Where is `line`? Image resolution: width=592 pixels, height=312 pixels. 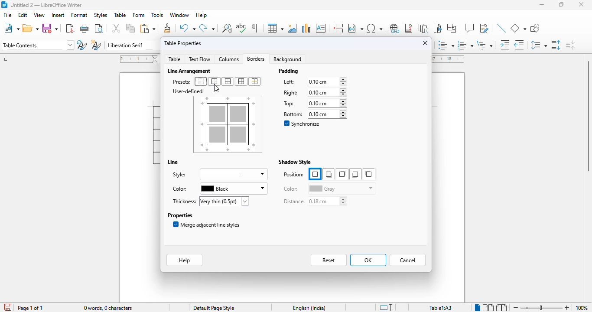
line is located at coordinates (173, 162).